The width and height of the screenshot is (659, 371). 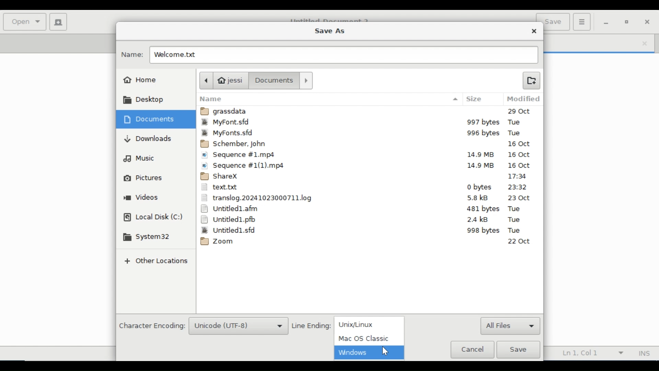 What do you see at coordinates (150, 119) in the screenshot?
I see `Documents` at bounding box center [150, 119].